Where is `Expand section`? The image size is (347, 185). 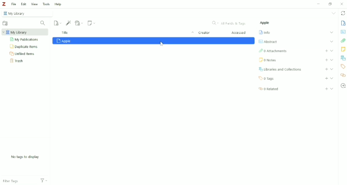 Expand section is located at coordinates (331, 32).